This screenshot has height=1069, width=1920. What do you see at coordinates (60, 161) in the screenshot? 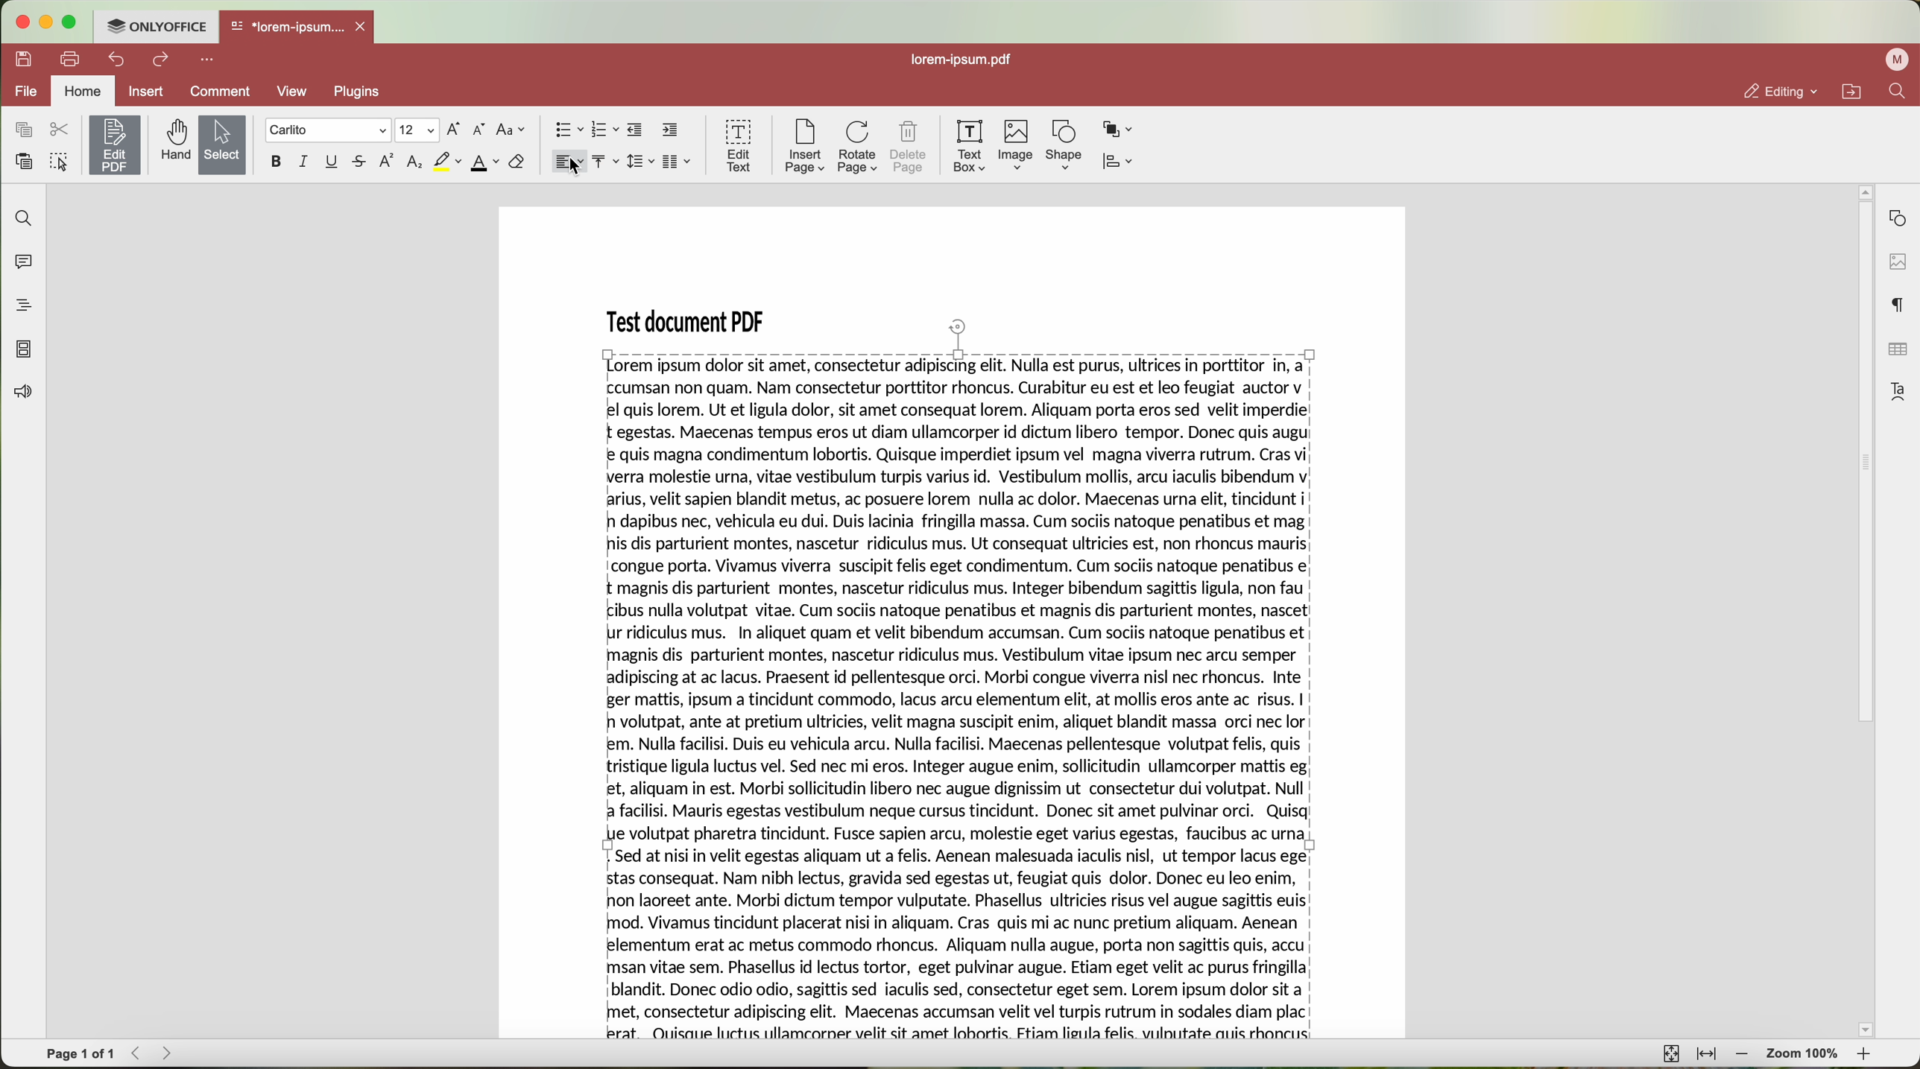
I see `select all` at bounding box center [60, 161].